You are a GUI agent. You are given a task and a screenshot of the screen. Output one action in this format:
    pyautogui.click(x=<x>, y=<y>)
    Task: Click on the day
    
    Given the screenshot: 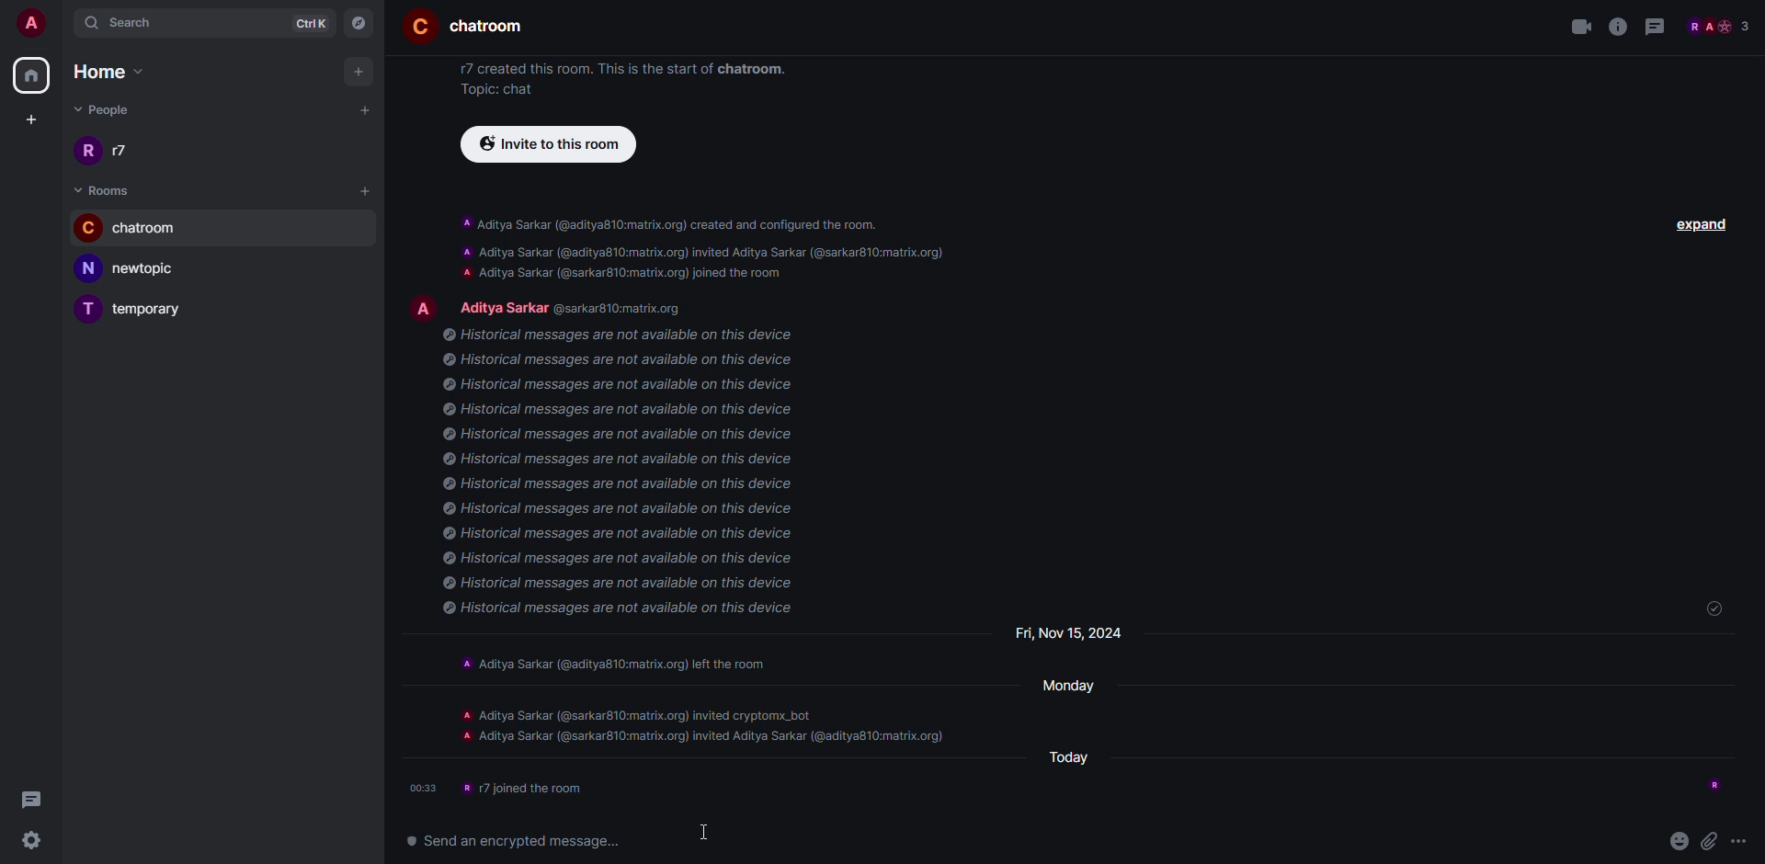 What is the action you would take?
    pyautogui.click(x=1081, y=758)
    